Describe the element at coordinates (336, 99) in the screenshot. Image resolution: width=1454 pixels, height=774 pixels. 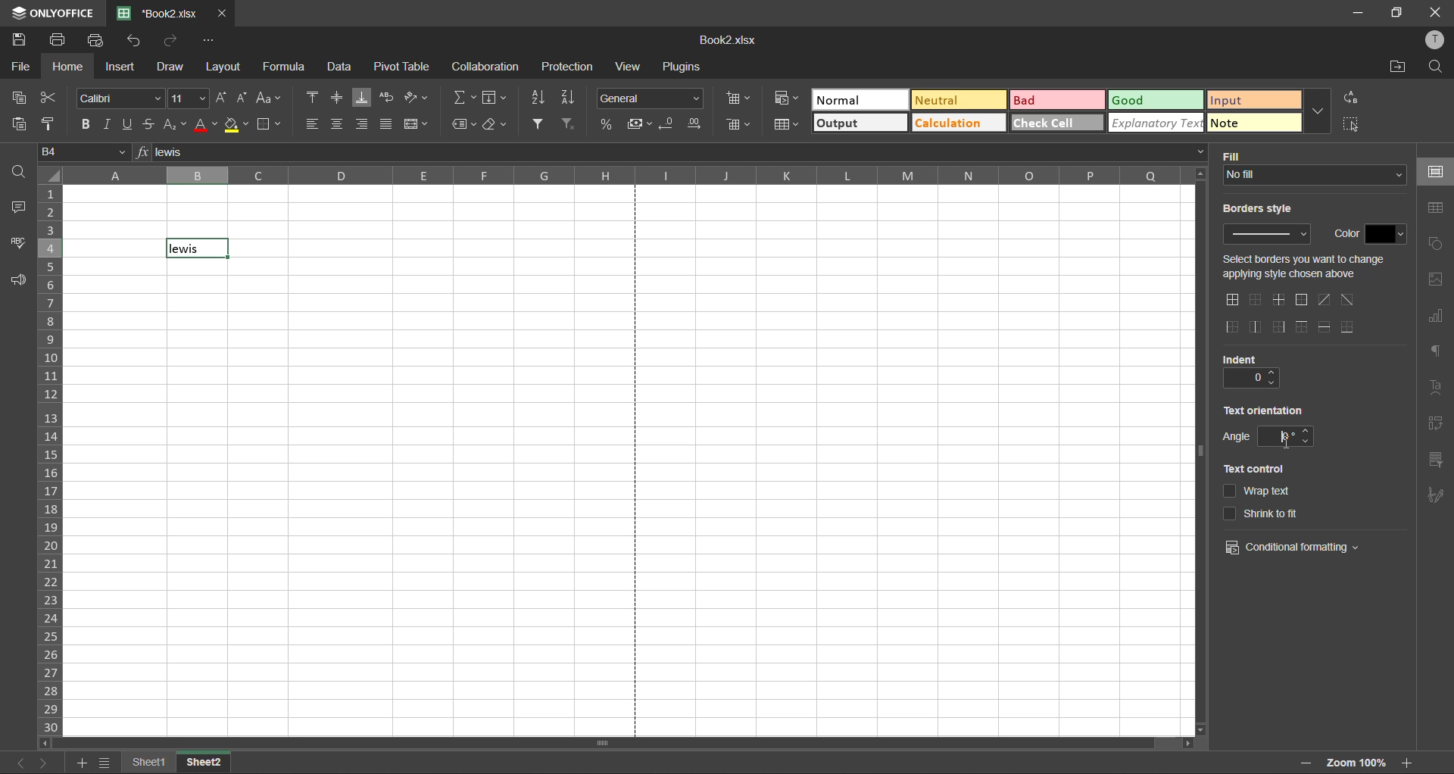
I see `align middle` at that location.